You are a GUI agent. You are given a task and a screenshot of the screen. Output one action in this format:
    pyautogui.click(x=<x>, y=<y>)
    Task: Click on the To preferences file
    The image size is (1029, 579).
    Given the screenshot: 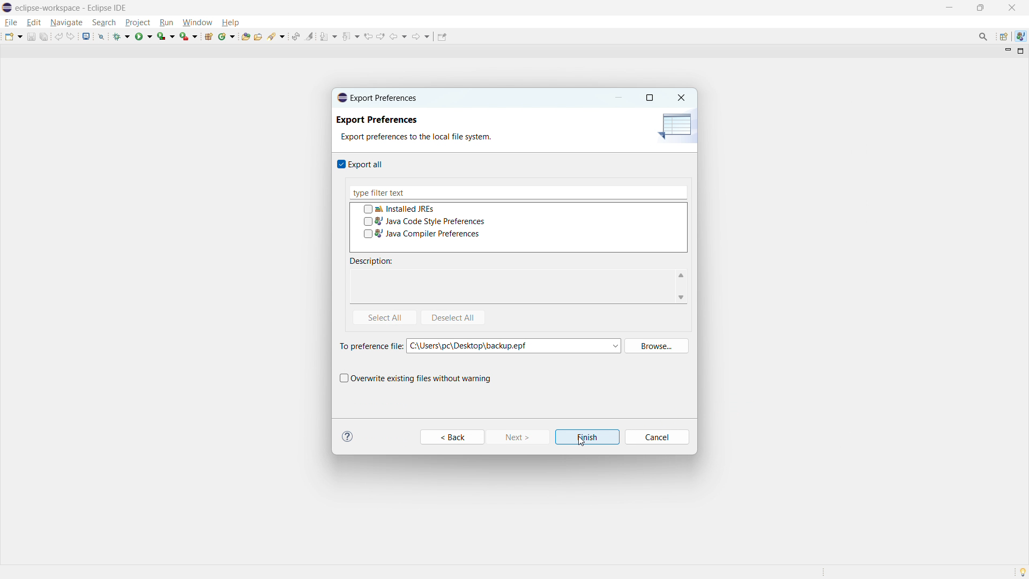 What is the action you would take?
    pyautogui.click(x=370, y=346)
    